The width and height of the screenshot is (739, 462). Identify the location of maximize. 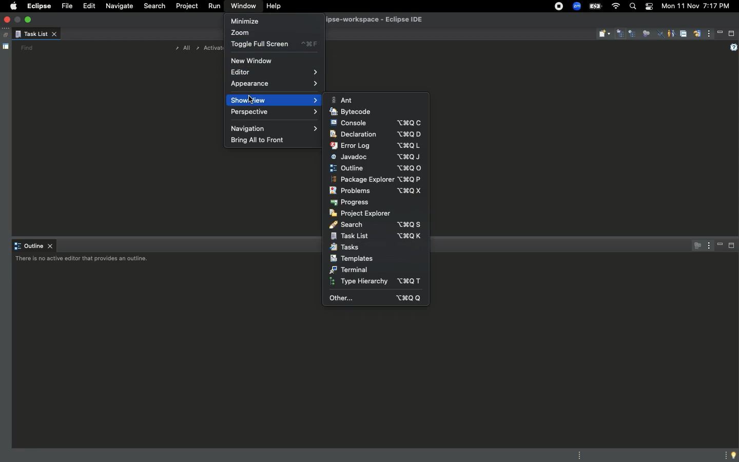
(29, 19).